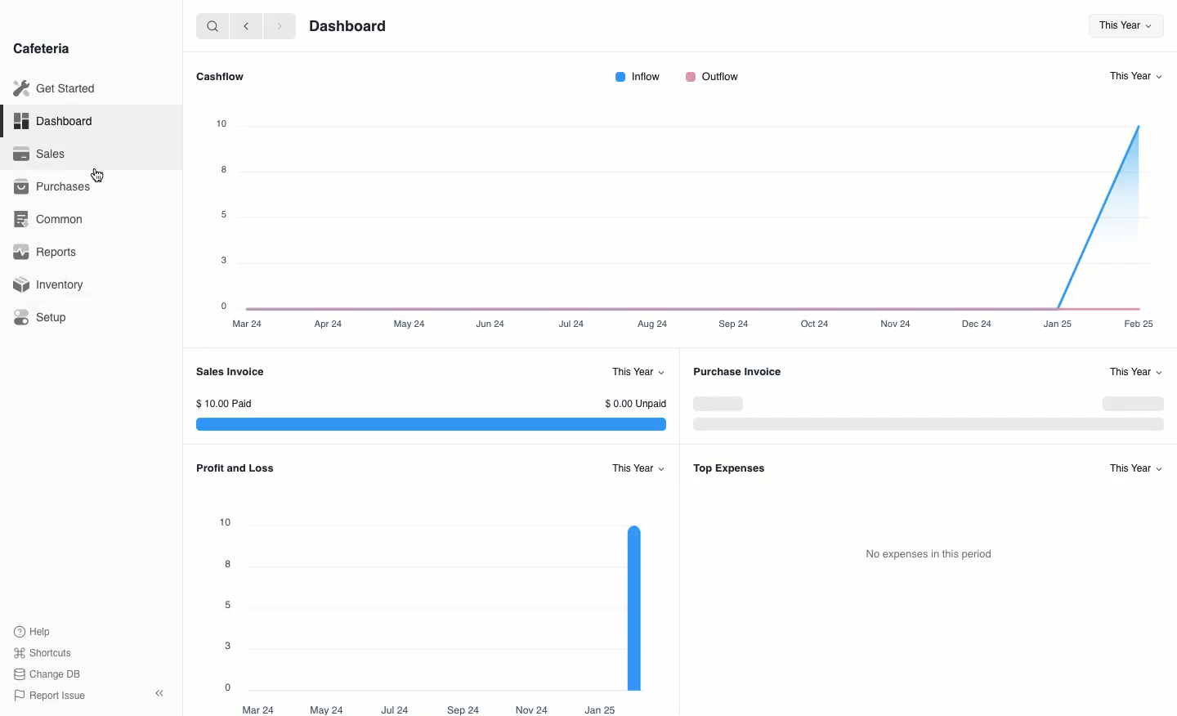  I want to click on 5, so click(225, 216).